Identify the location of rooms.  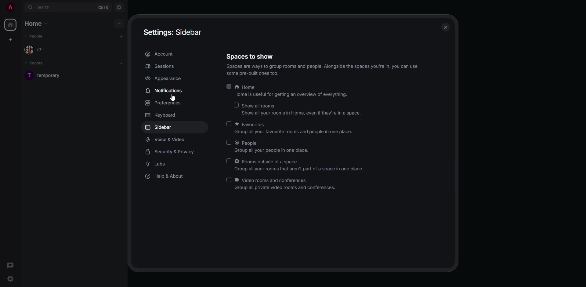
(38, 64).